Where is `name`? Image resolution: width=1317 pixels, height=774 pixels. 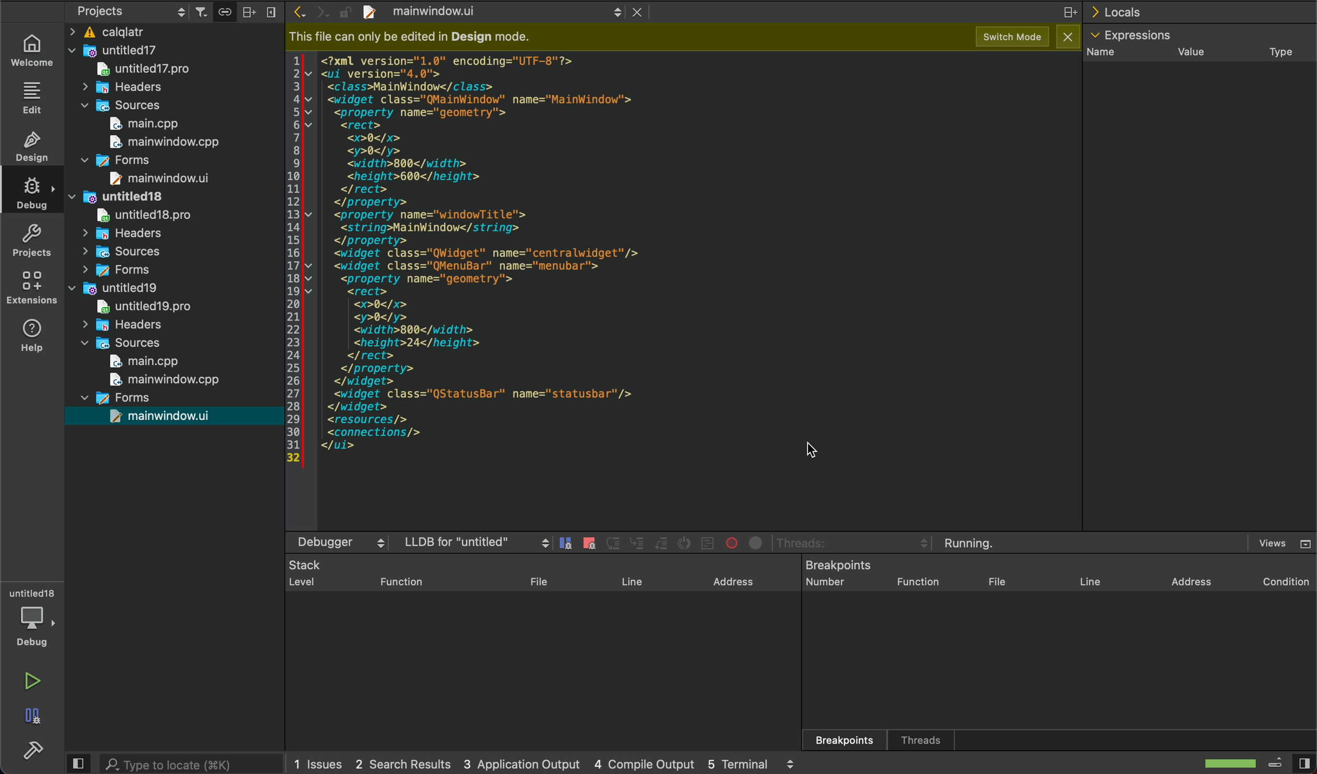 name is located at coordinates (1109, 54).